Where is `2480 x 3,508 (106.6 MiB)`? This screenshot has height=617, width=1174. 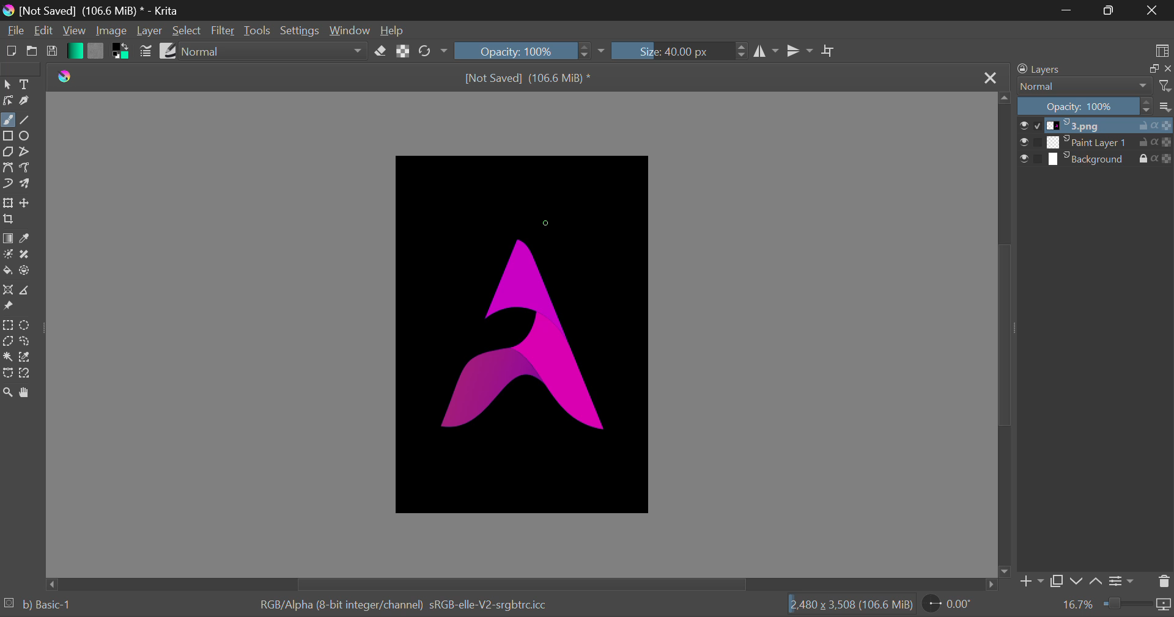
2480 x 3,508 (106.6 MiB) is located at coordinates (846, 607).